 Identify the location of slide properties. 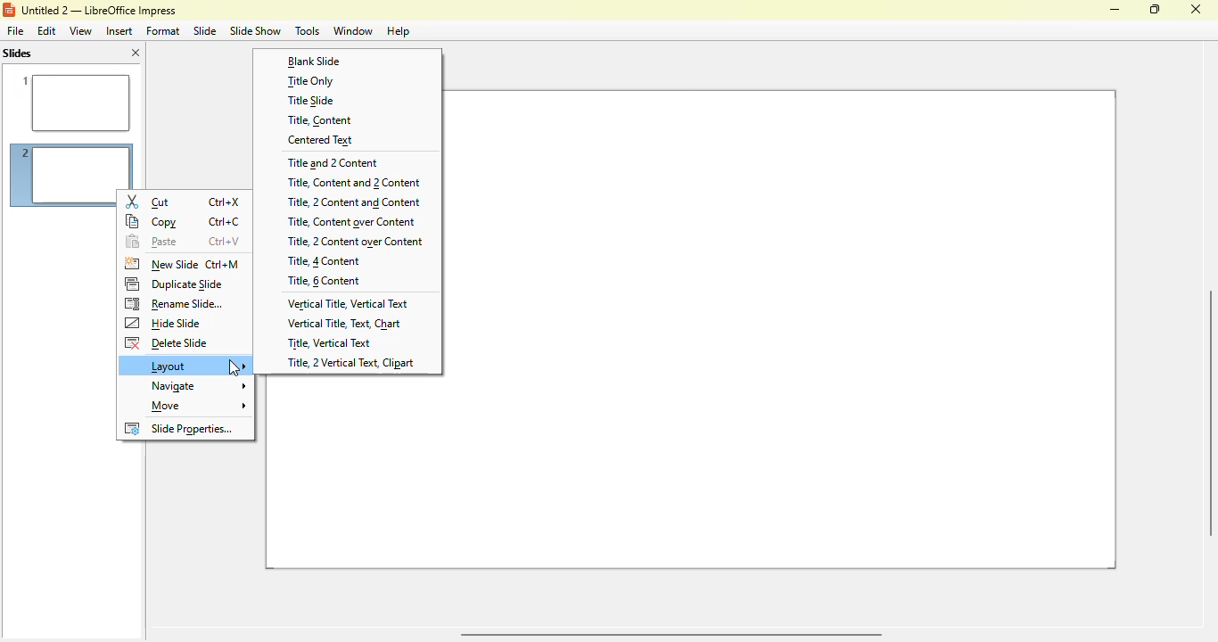
(177, 428).